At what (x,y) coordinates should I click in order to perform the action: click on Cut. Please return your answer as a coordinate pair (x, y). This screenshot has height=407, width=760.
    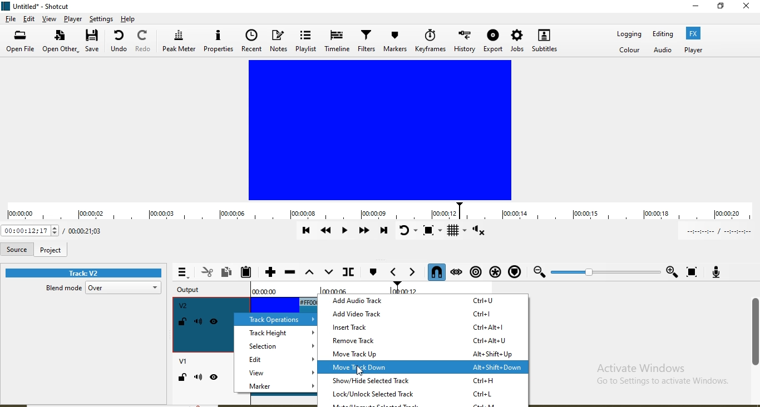
    Looking at the image, I should click on (207, 272).